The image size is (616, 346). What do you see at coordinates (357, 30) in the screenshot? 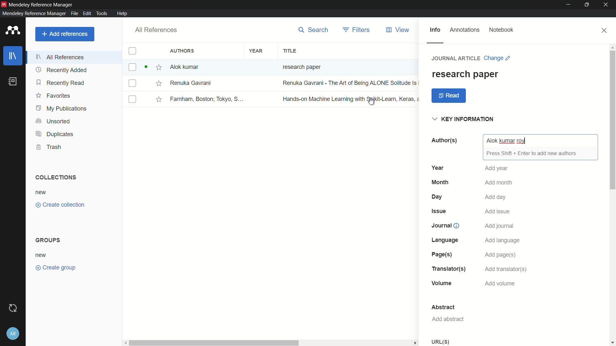
I see `filters` at bounding box center [357, 30].